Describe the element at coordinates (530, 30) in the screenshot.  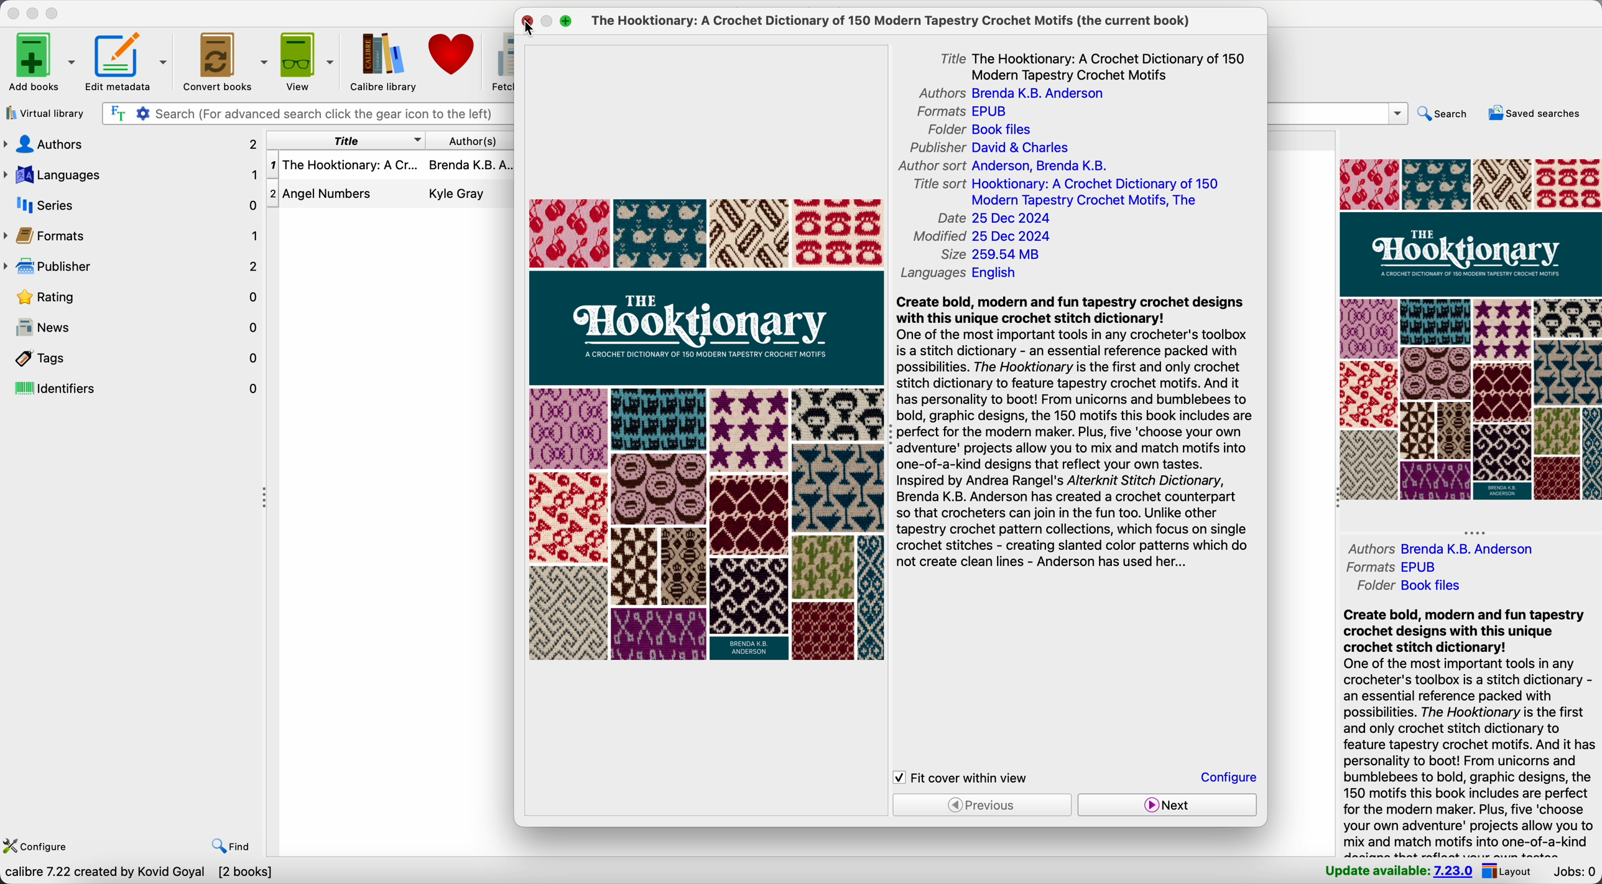
I see `cursor` at that location.